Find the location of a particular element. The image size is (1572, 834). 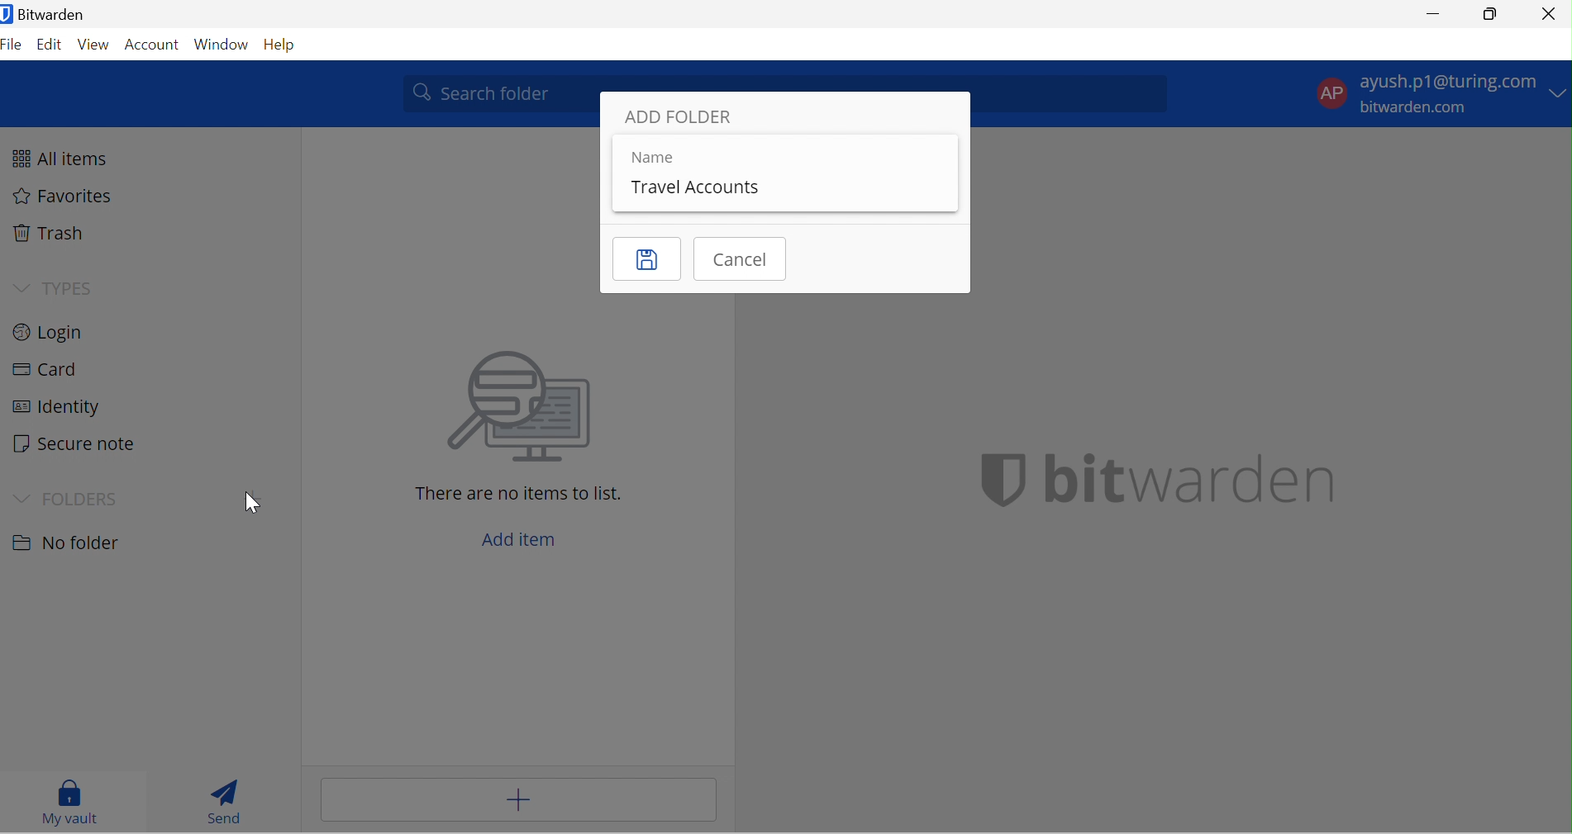

View is located at coordinates (95, 43).